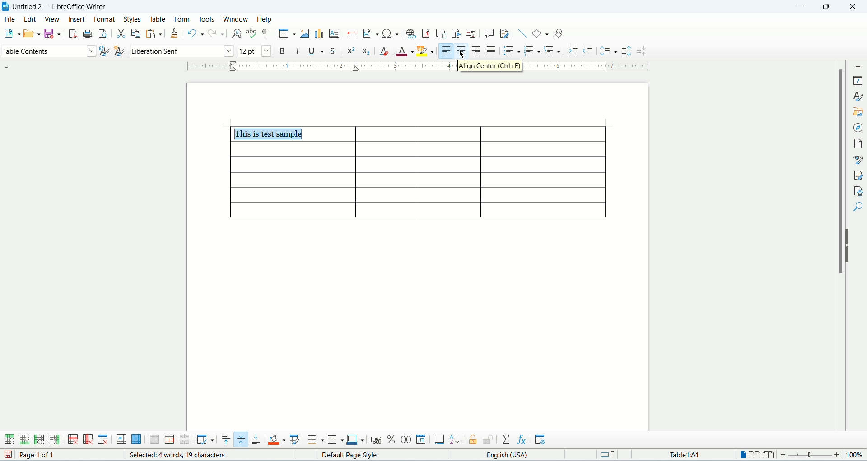 The height and width of the screenshot is (461, 867). Describe the element at coordinates (48, 51) in the screenshot. I see `paragraph style` at that location.